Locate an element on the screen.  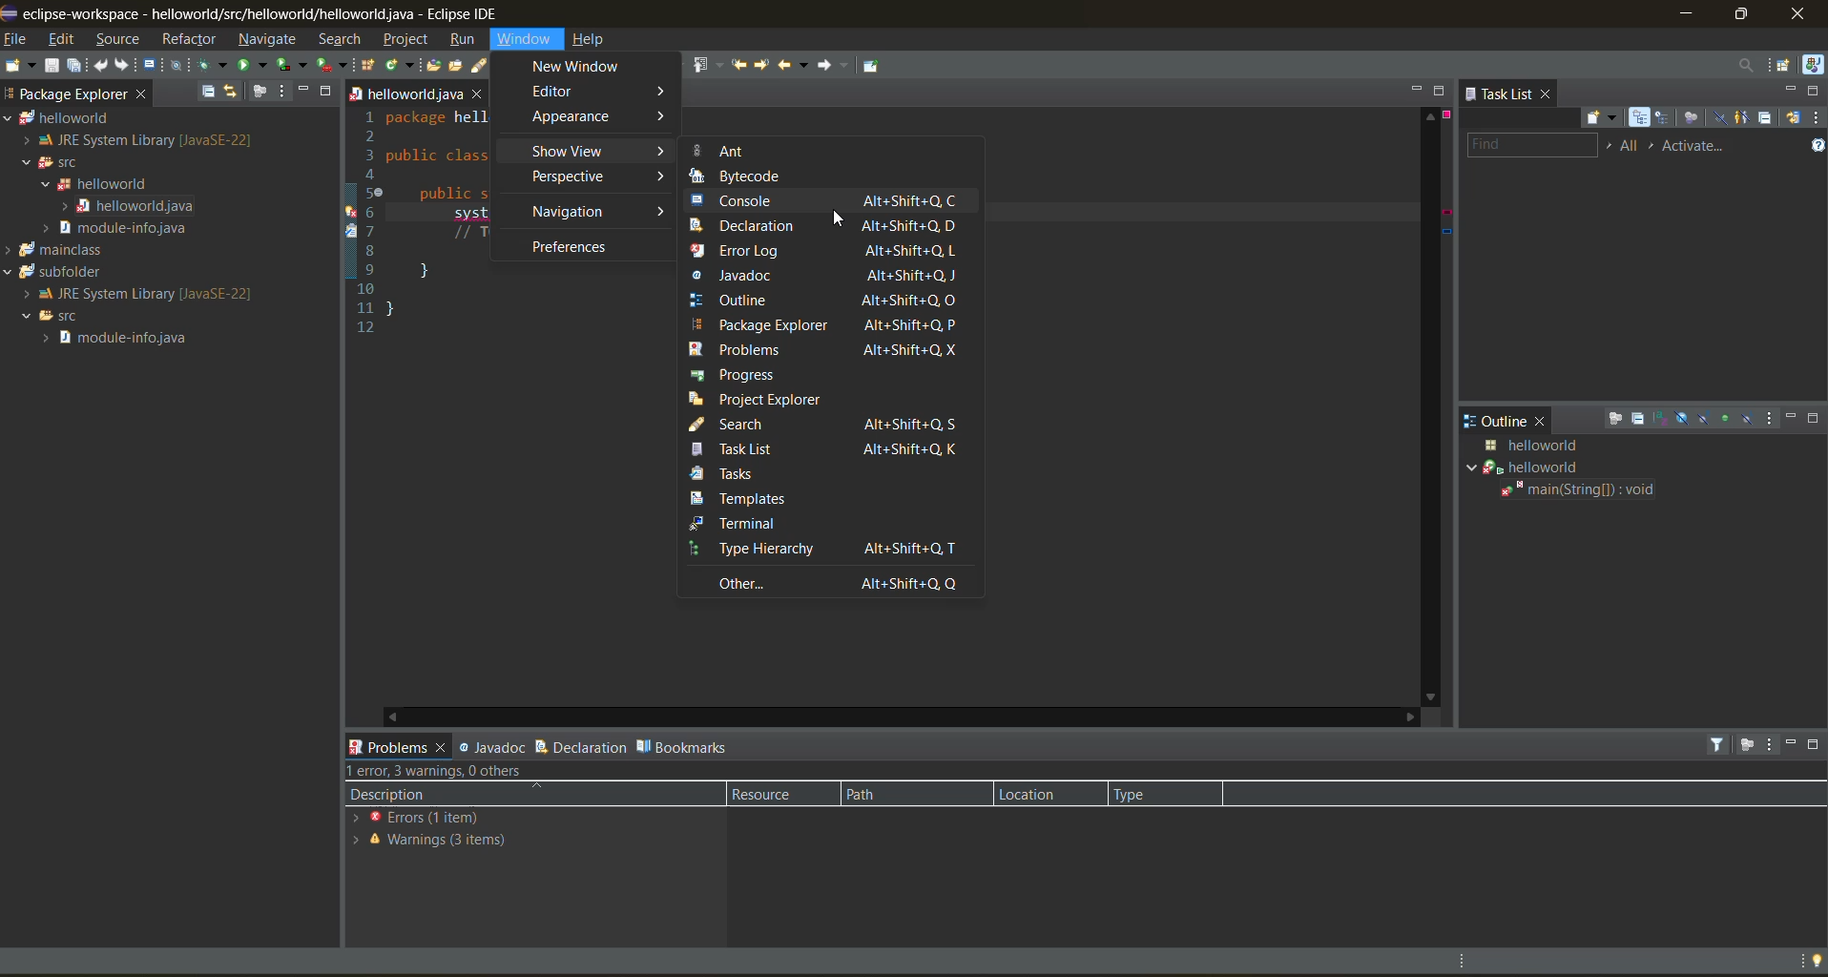
appearance is located at coordinates (595, 116).